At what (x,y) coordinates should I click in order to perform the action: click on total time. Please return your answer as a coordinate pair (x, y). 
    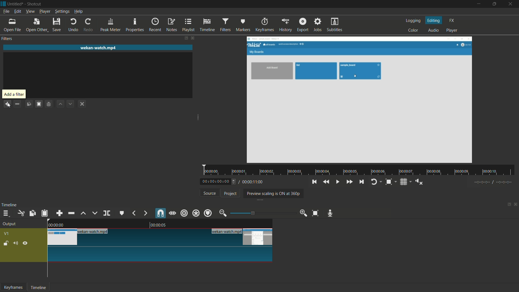
    Looking at the image, I should click on (252, 182).